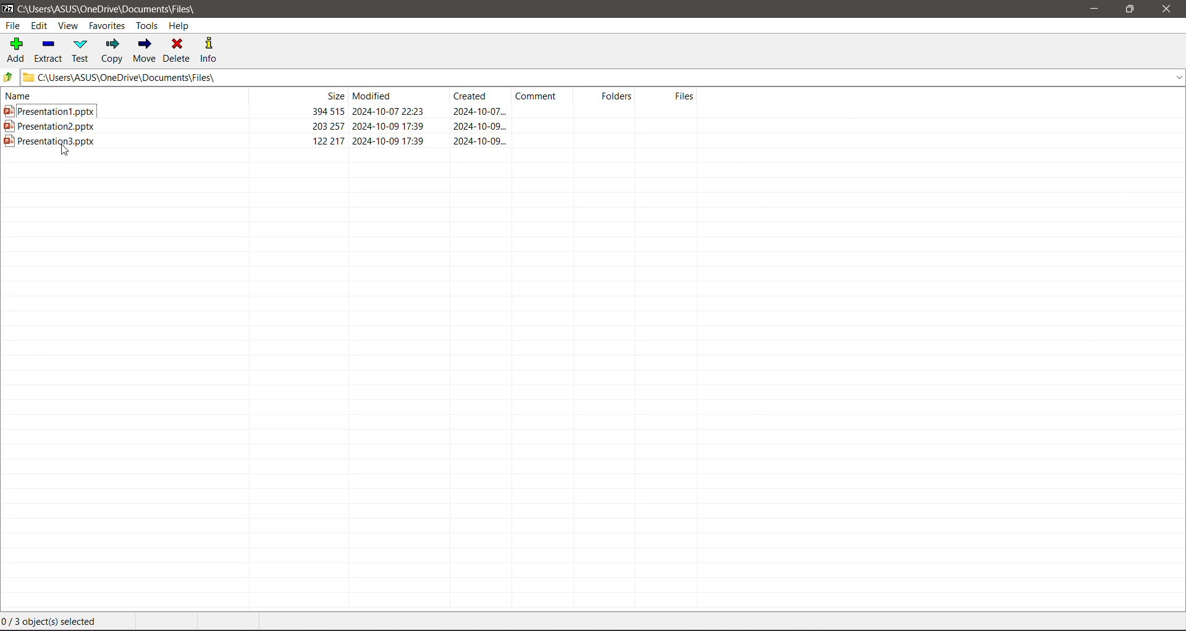 This screenshot has height=631, width=1186. What do you see at coordinates (116, 7) in the screenshot?
I see `Current Folder Path` at bounding box center [116, 7].